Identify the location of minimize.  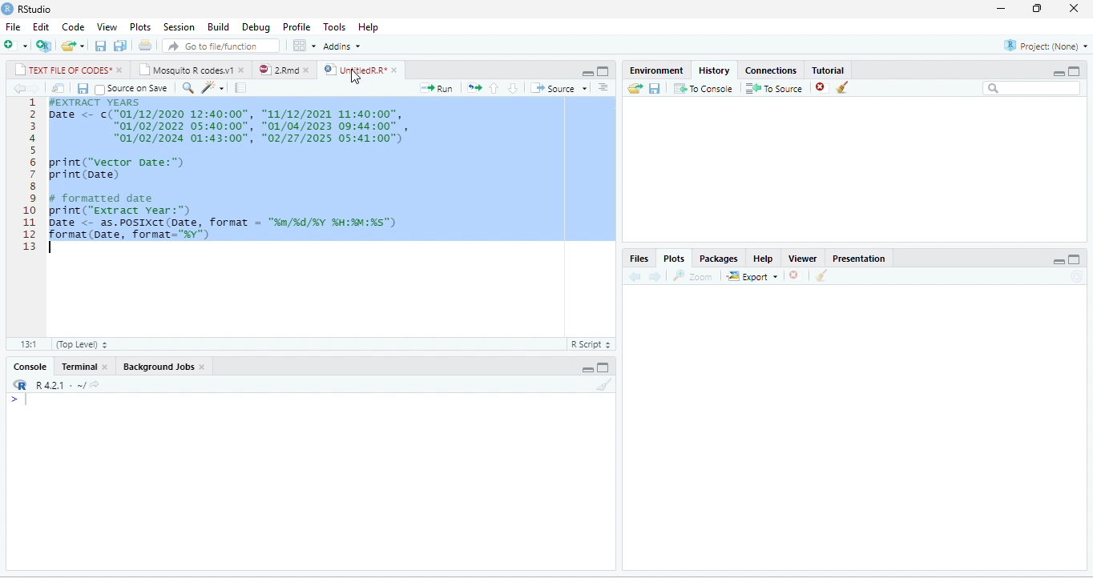
(587, 370).